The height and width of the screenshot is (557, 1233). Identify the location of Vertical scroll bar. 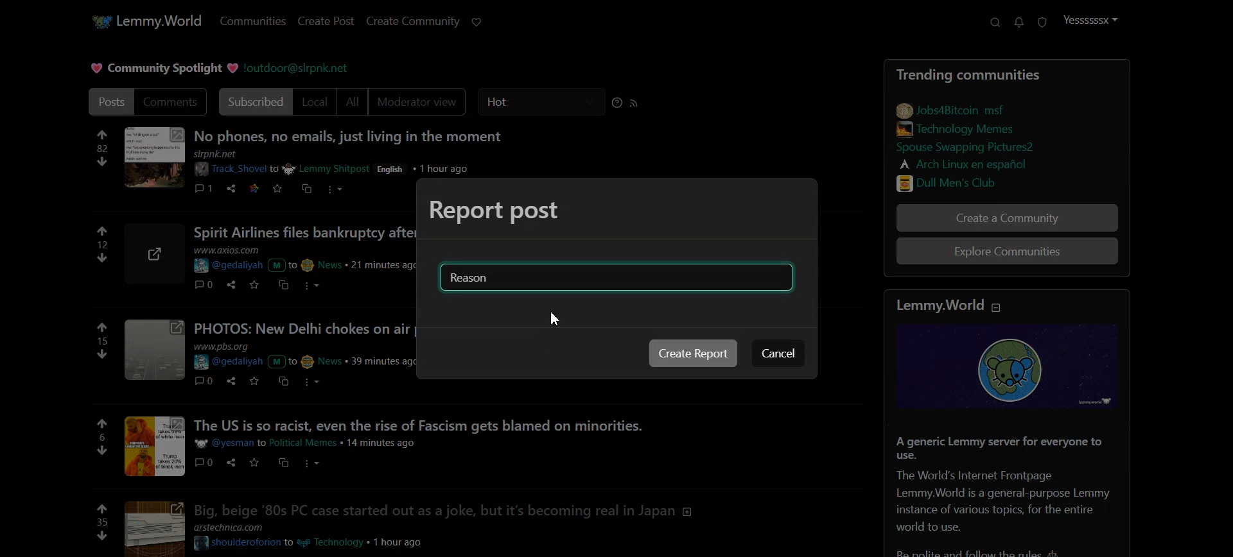
(1225, 278).